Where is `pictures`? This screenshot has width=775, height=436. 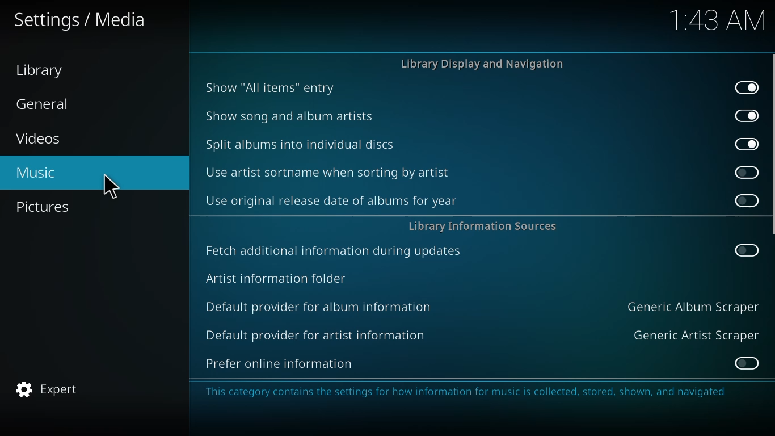
pictures is located at coordinates (44, 206).